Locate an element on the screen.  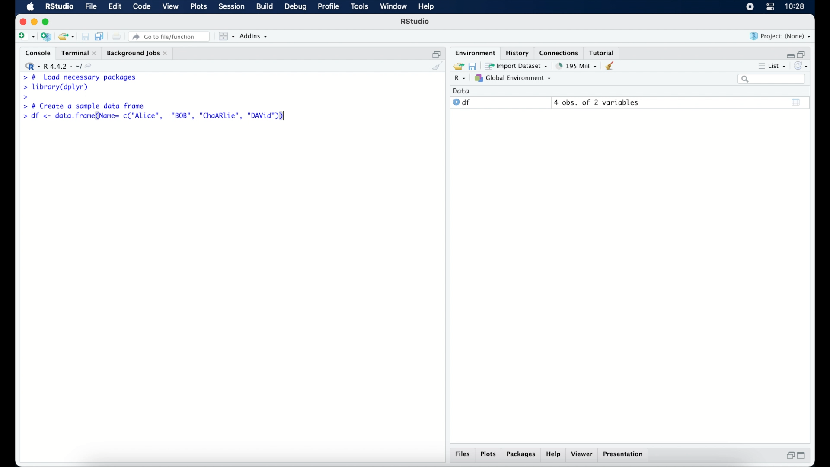
clear workspace is located at coordinates (613, 66).